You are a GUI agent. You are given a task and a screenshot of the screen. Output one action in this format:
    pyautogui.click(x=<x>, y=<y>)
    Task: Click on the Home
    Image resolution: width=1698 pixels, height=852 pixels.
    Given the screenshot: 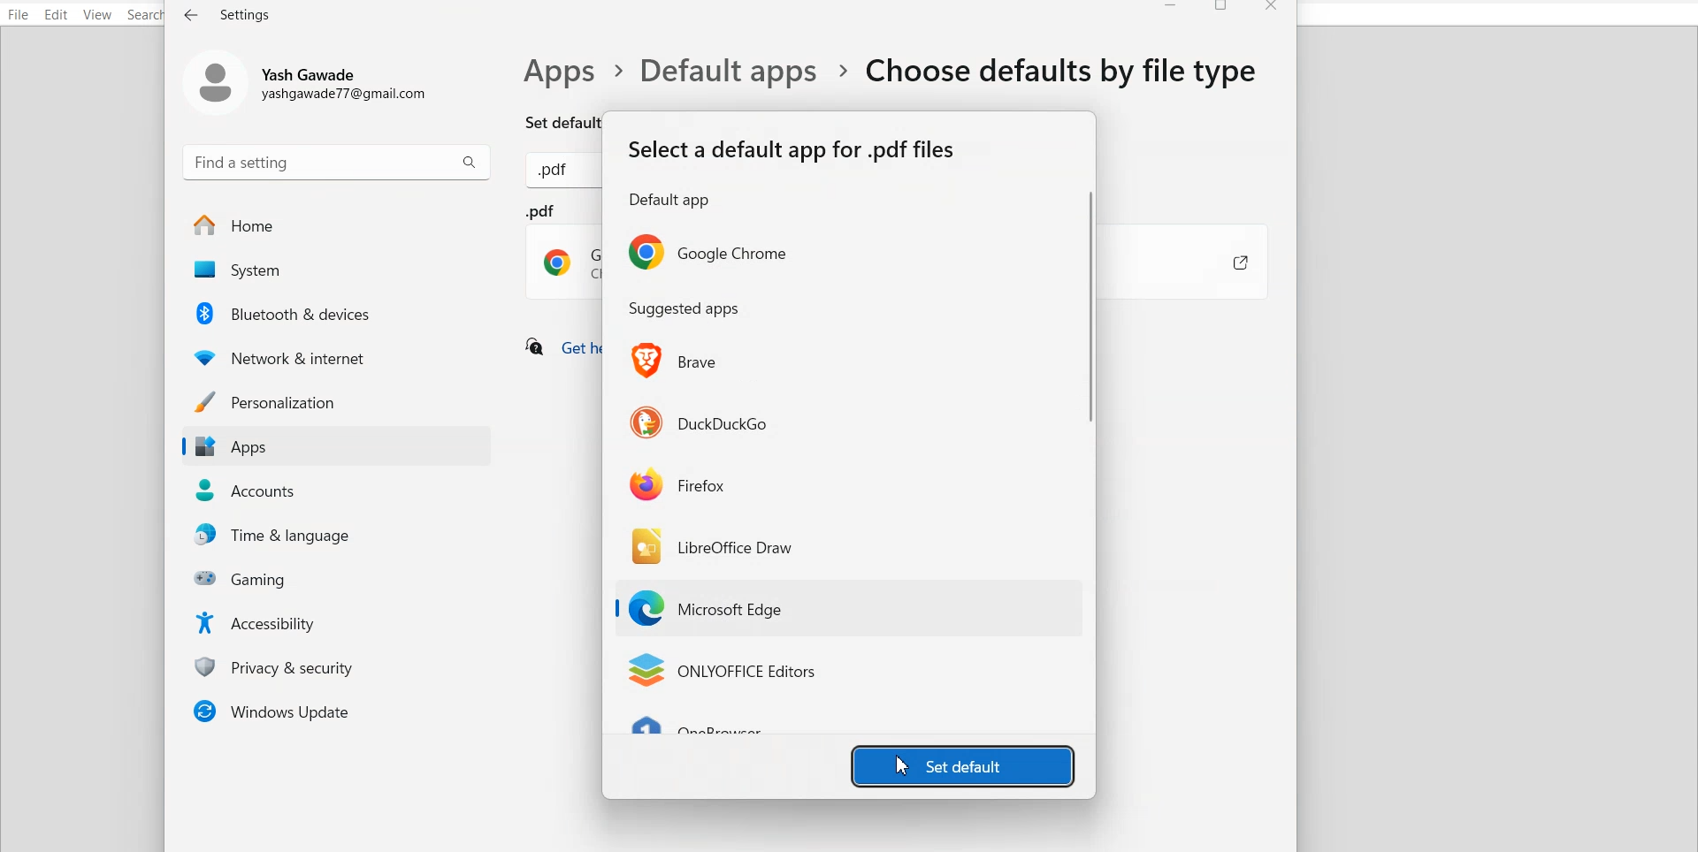 What is the action you would take?
    pyautogui.click(x=336, y=225)
    